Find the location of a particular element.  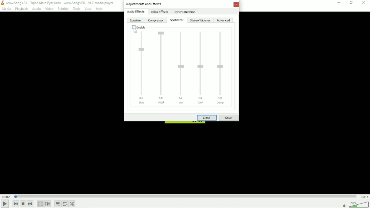

Audio effects is located at coordinates (136, 12).